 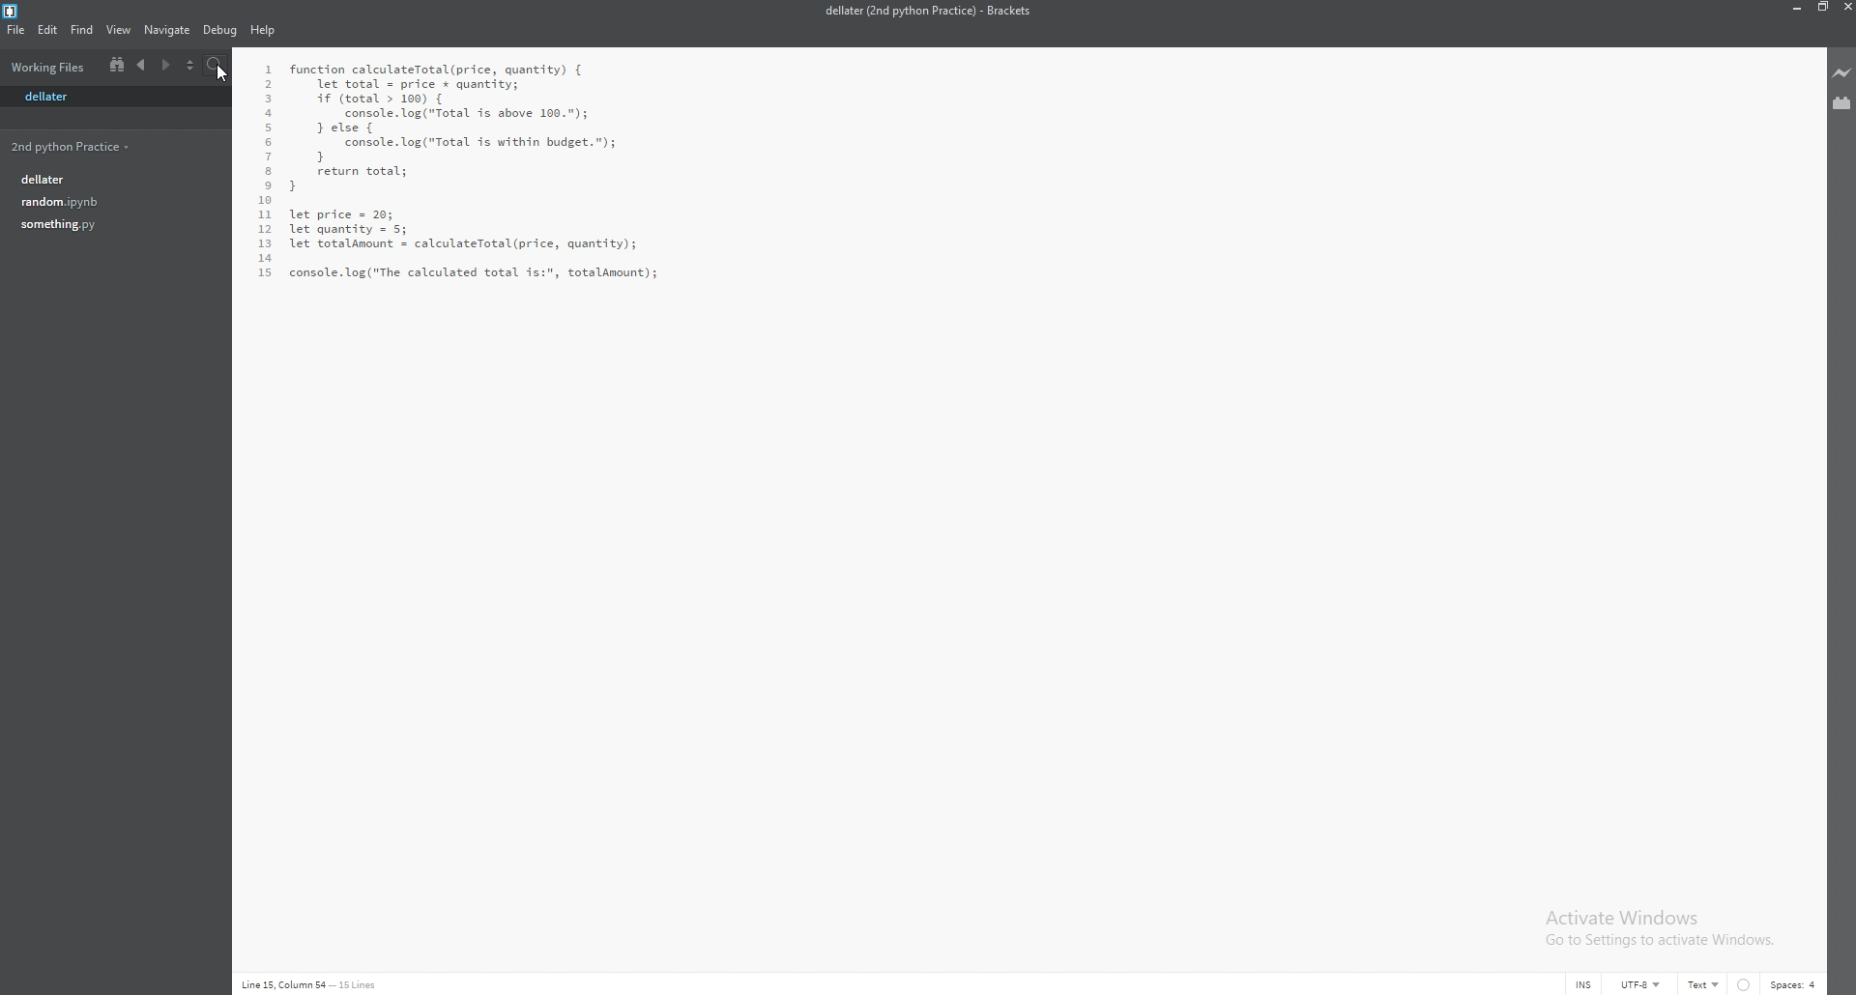 What do you see at coordinates (267, 127) in the screenshot?
I see `5` at bounding box center [267, 127].